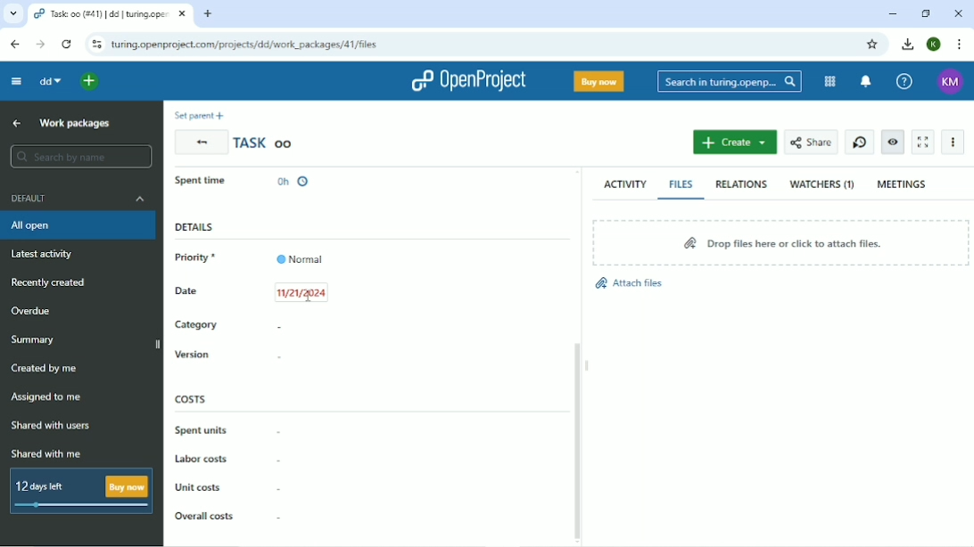 The height and width of the screenshot is (547, 974). I want to click on Summary, so click(37, 339).